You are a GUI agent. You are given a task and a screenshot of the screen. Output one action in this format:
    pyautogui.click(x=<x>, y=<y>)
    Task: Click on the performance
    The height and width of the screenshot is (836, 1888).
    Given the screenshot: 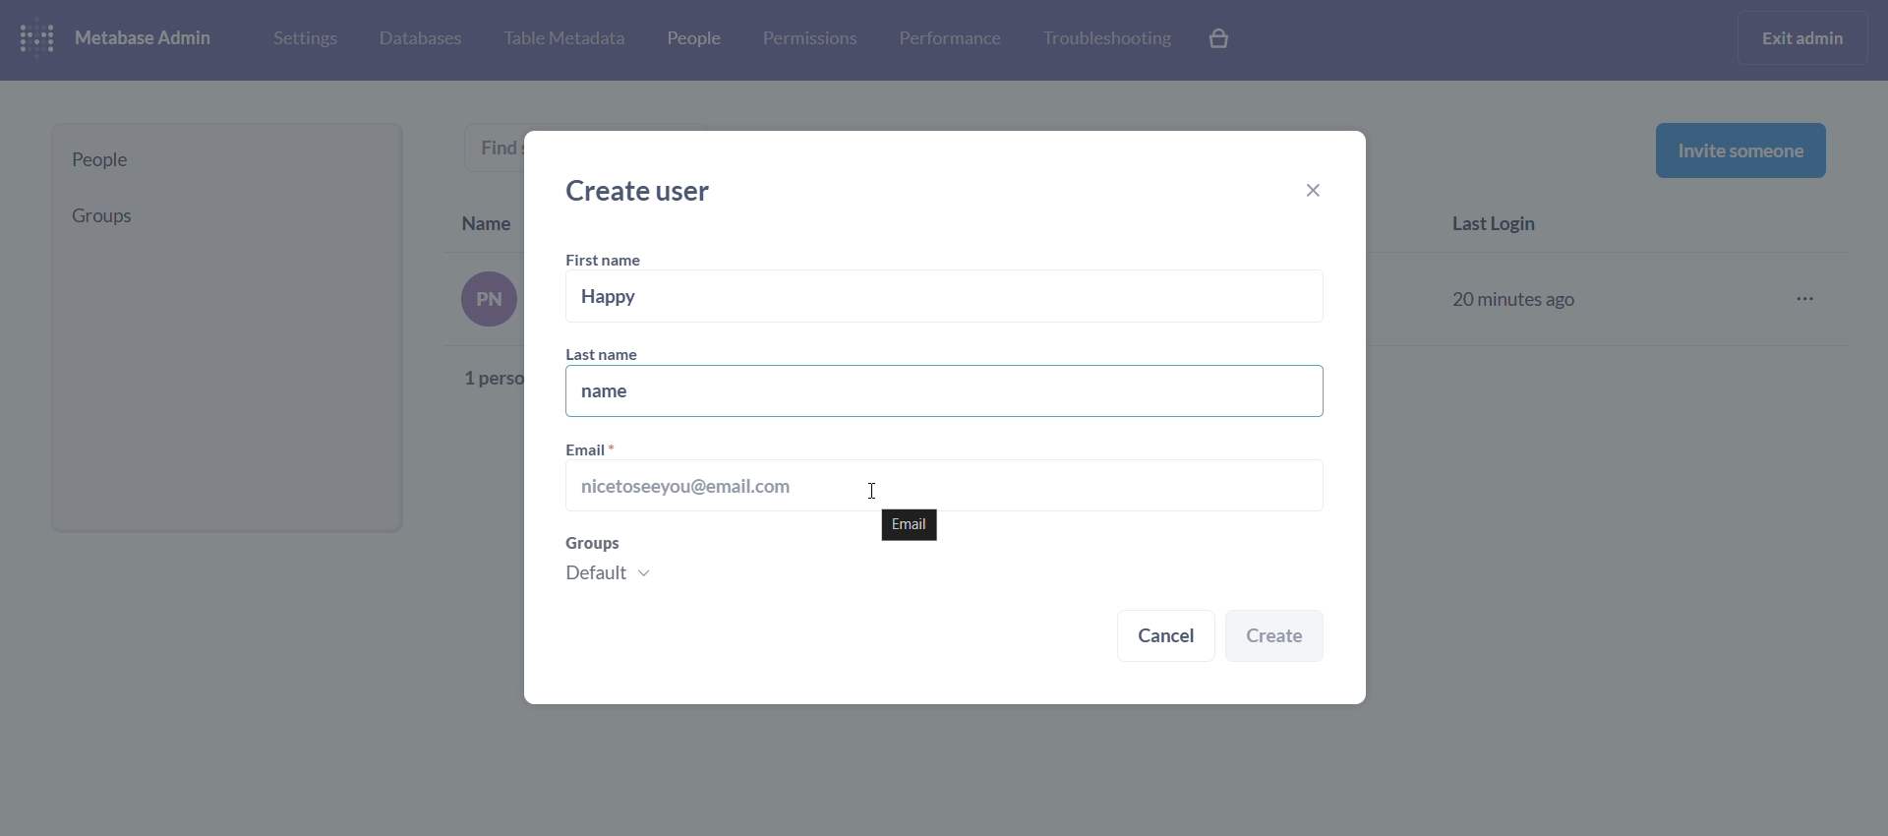 What is the action you would take?
    pyautogui.click(x=950, y=37)
    